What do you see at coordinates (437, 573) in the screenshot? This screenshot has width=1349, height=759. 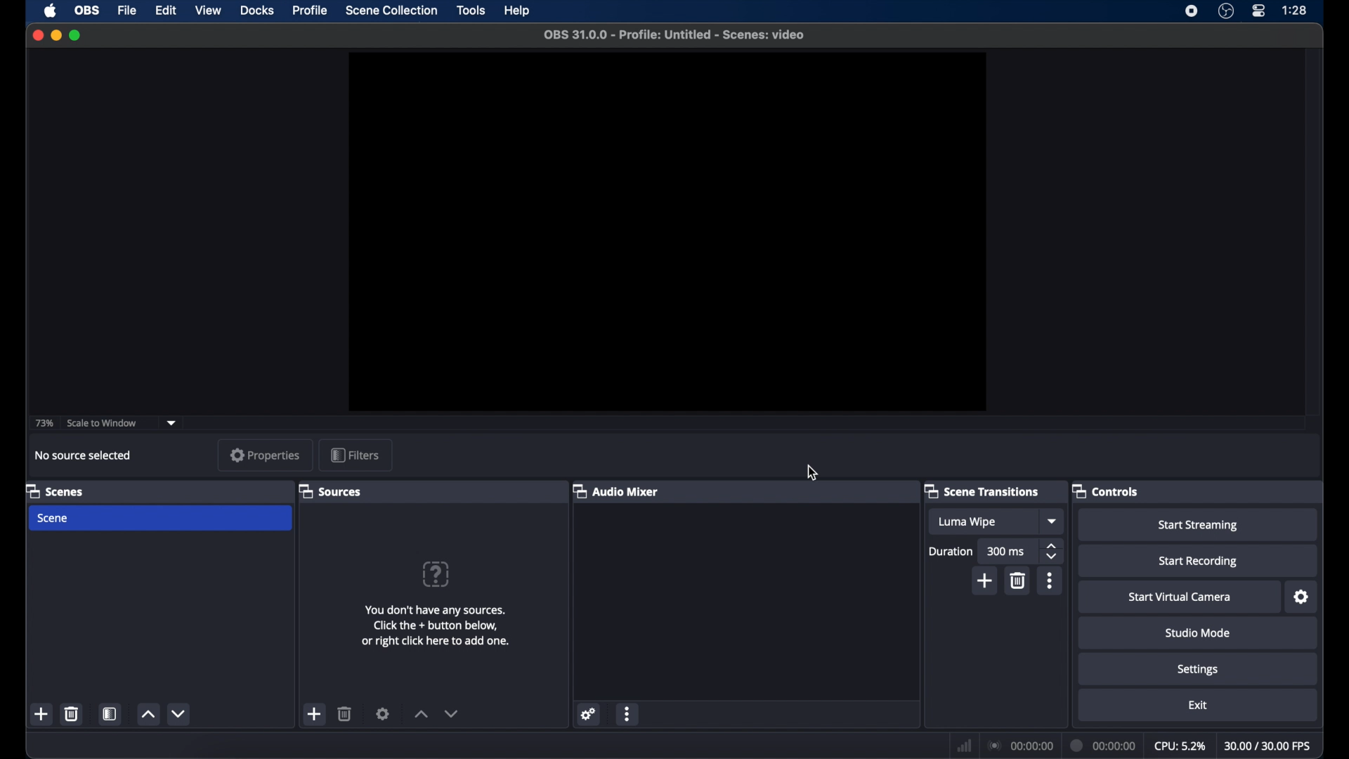 I see `help` at bounding box center [437, 573].